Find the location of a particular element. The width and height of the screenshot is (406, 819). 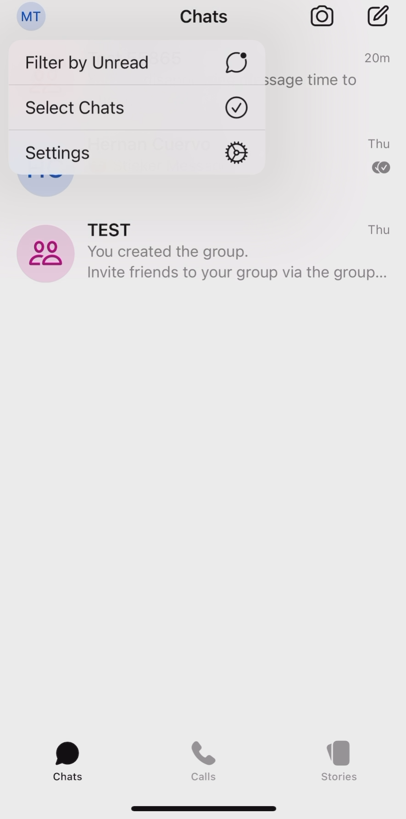

camera is located at coordinates (322, 17).